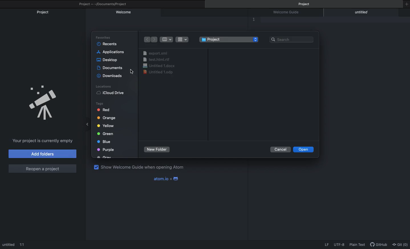 This screenshot has height=249, width=410. I want to click on Editor, so click(262, 21).